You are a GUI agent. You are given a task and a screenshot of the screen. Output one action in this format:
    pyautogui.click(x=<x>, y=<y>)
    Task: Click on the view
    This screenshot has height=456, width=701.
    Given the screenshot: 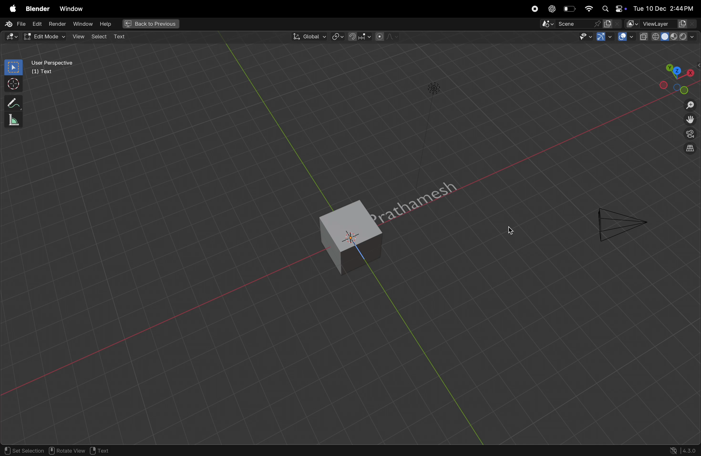 What is the action you would take?
    pyautogui.click(x=79, y=37)
    